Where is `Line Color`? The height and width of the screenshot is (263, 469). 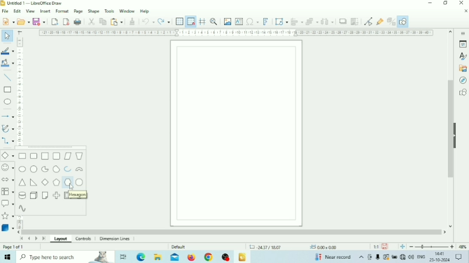
Line Color is located at coordinates (8, 51).